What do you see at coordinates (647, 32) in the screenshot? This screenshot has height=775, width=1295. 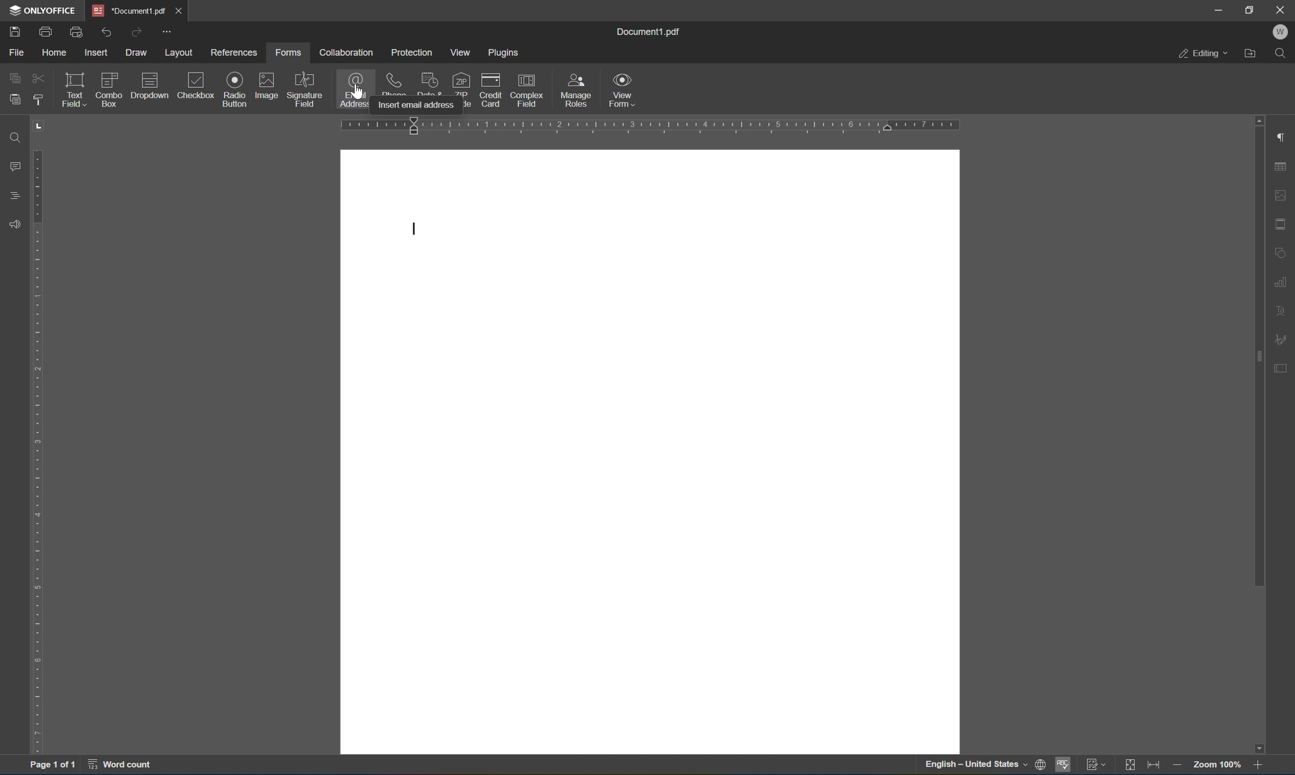 I see `document1.pdf` at bounding box center [647, 32].